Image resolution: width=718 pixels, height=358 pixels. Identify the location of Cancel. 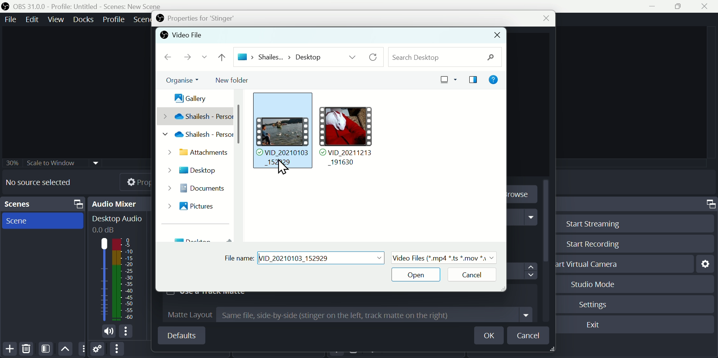
(469, 275).